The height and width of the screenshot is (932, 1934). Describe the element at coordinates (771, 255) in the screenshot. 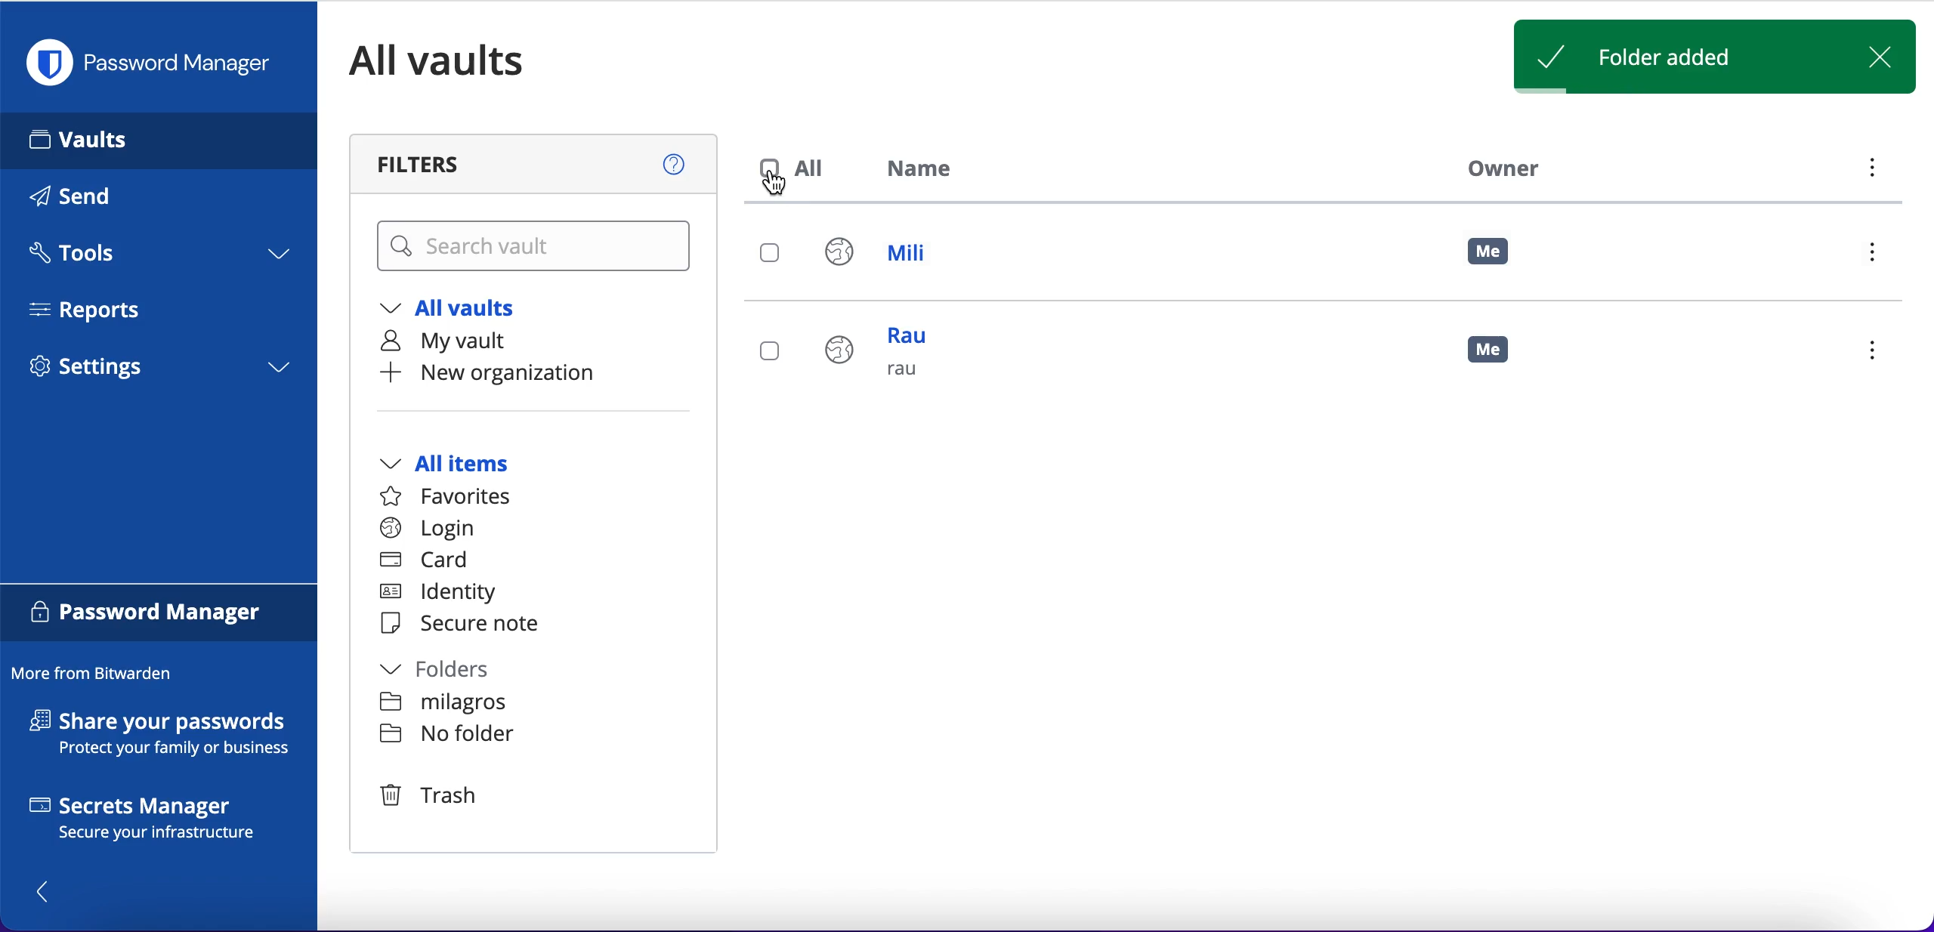

I see `select login mili` at that location.